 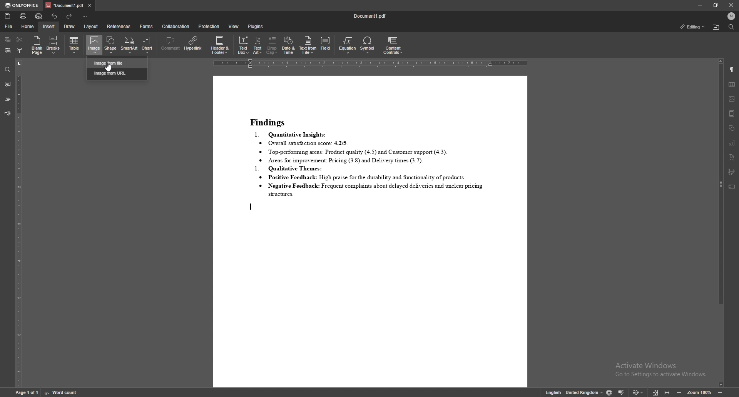 I want to click on zoom percentage, so click(x=698, y=392).